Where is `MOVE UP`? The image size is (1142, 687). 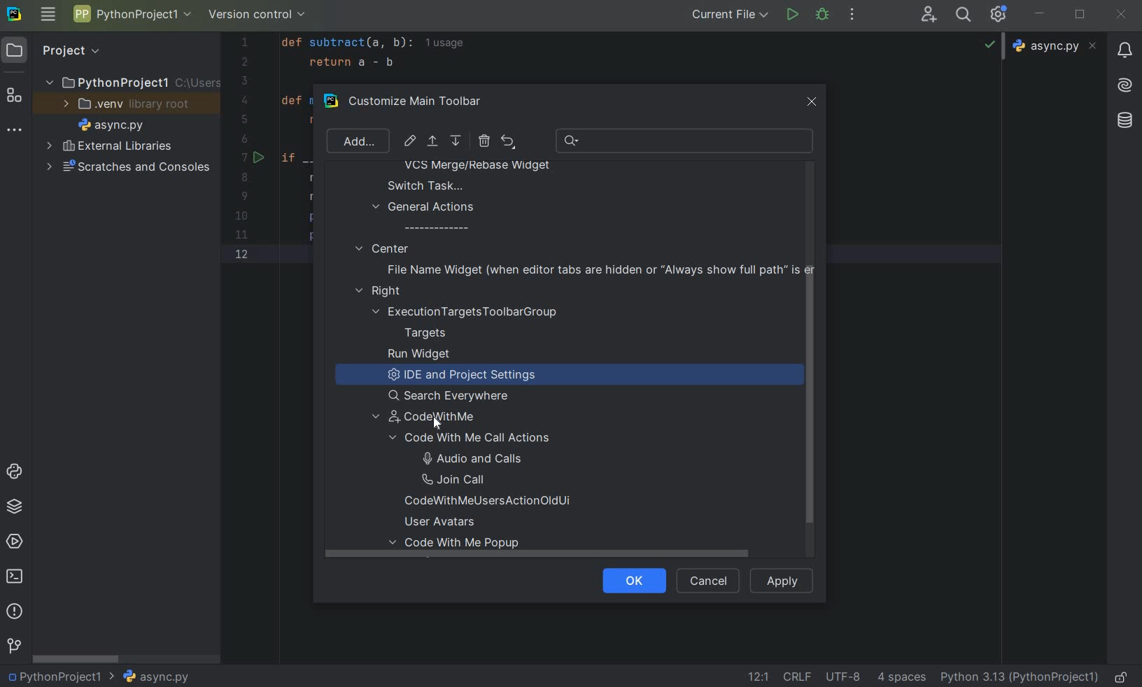 MOVE UP is located at coordinates (432, 141).